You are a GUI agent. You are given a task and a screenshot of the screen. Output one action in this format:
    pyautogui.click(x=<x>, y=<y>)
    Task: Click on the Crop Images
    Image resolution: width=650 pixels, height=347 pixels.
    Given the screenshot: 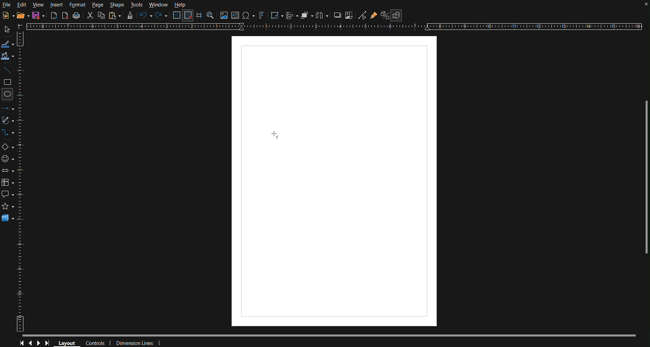 What is the action you would take?
    pyautogui.click(x=350, y=16)
    